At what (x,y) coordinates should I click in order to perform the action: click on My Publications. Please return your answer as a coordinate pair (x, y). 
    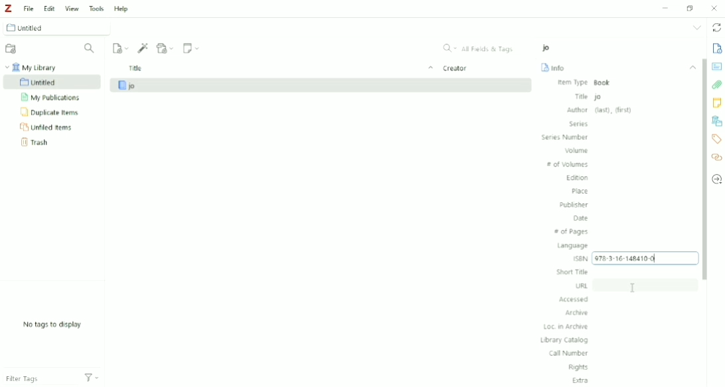
    Looking at the image, I should click on (54, 97).